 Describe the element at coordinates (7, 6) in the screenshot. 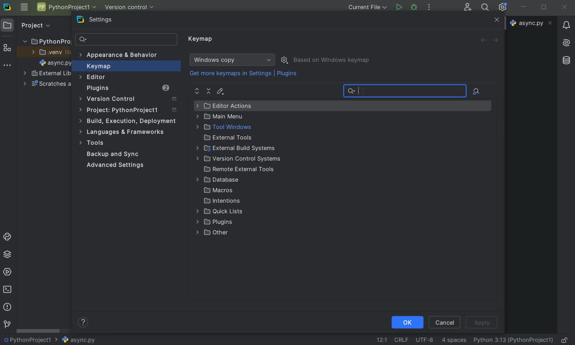

I see `system logo` at that location.